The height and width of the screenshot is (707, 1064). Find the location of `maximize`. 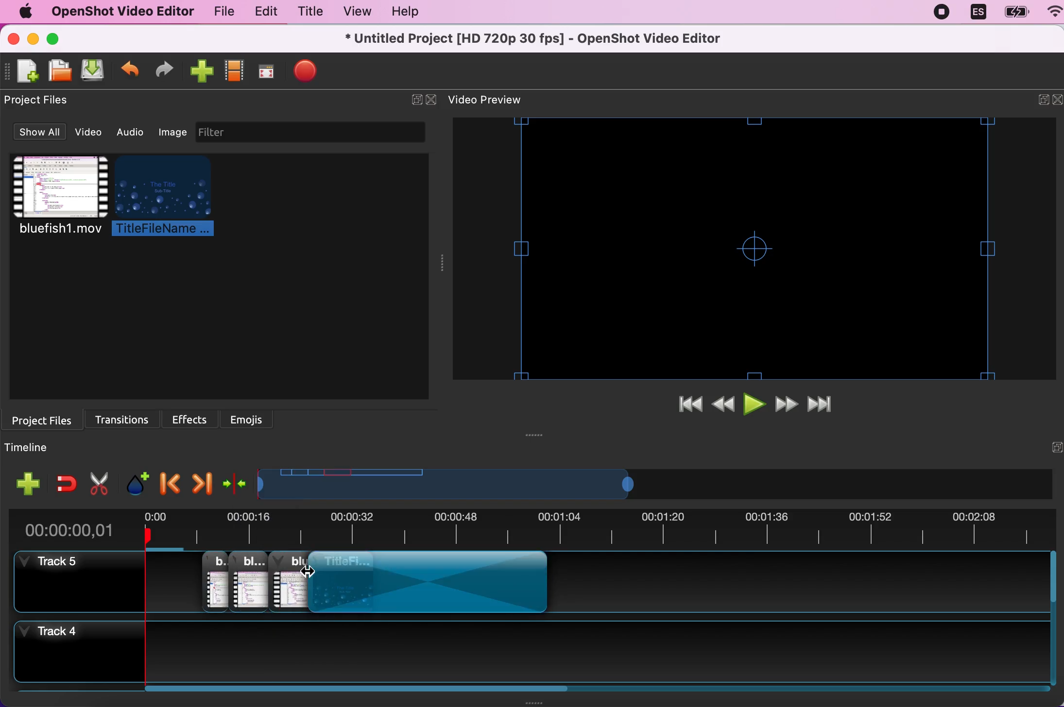

maximize is located at coordinates (58, 38).